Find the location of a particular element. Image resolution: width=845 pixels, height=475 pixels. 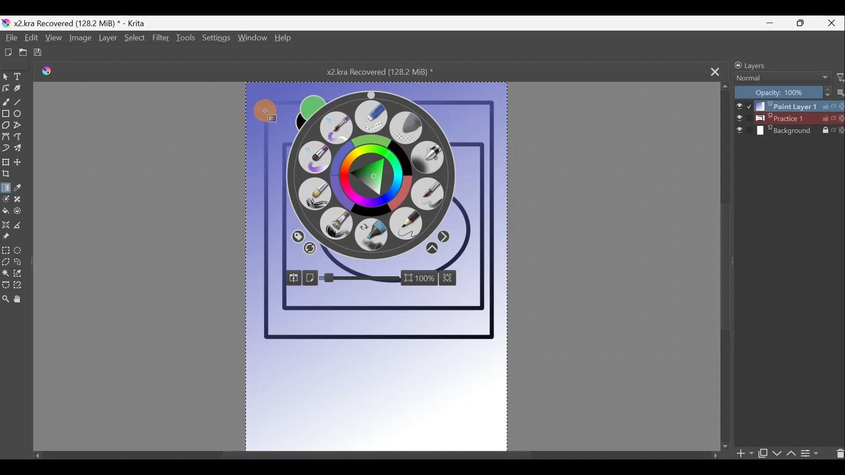

Bristles 2 flat rough is located at coordinates (339, 226).